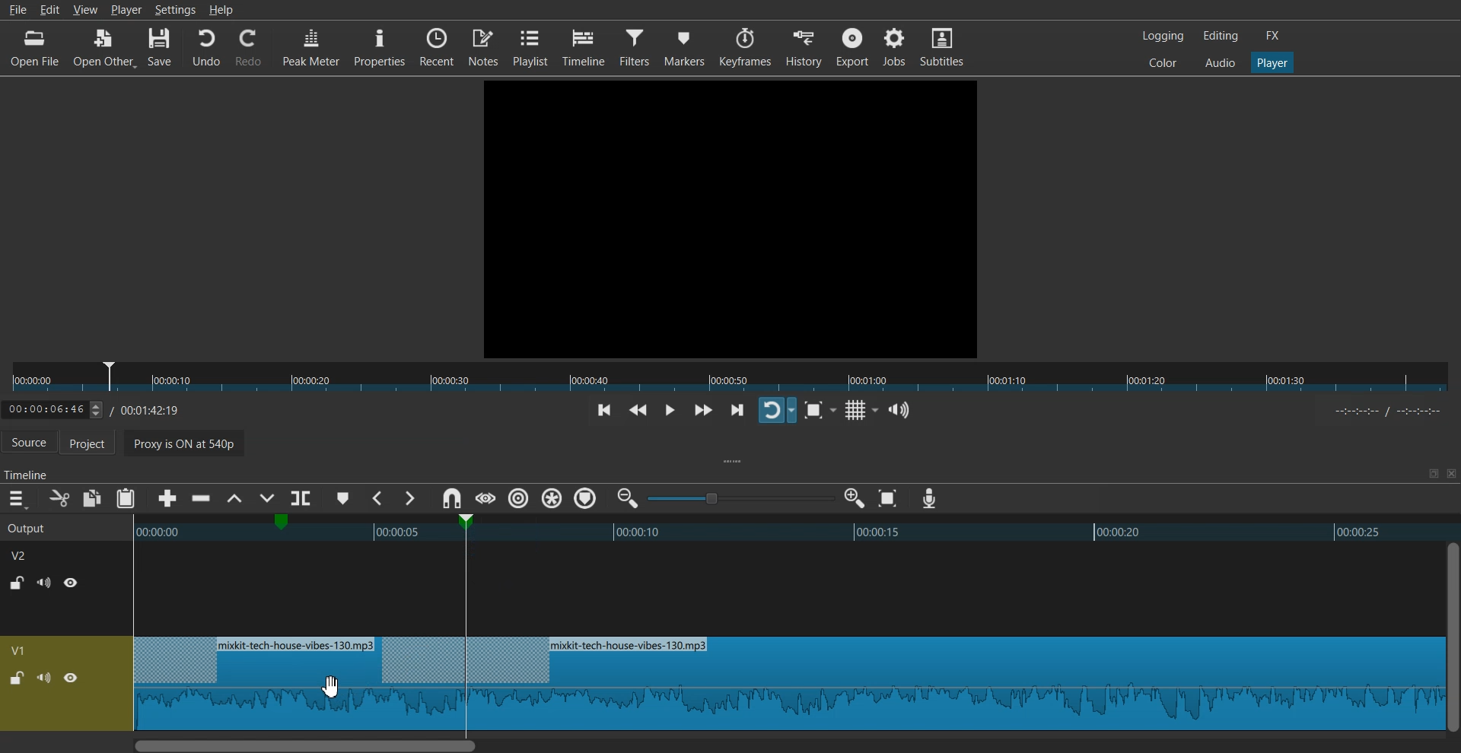  I want to click on Recent, so click(437, 46).